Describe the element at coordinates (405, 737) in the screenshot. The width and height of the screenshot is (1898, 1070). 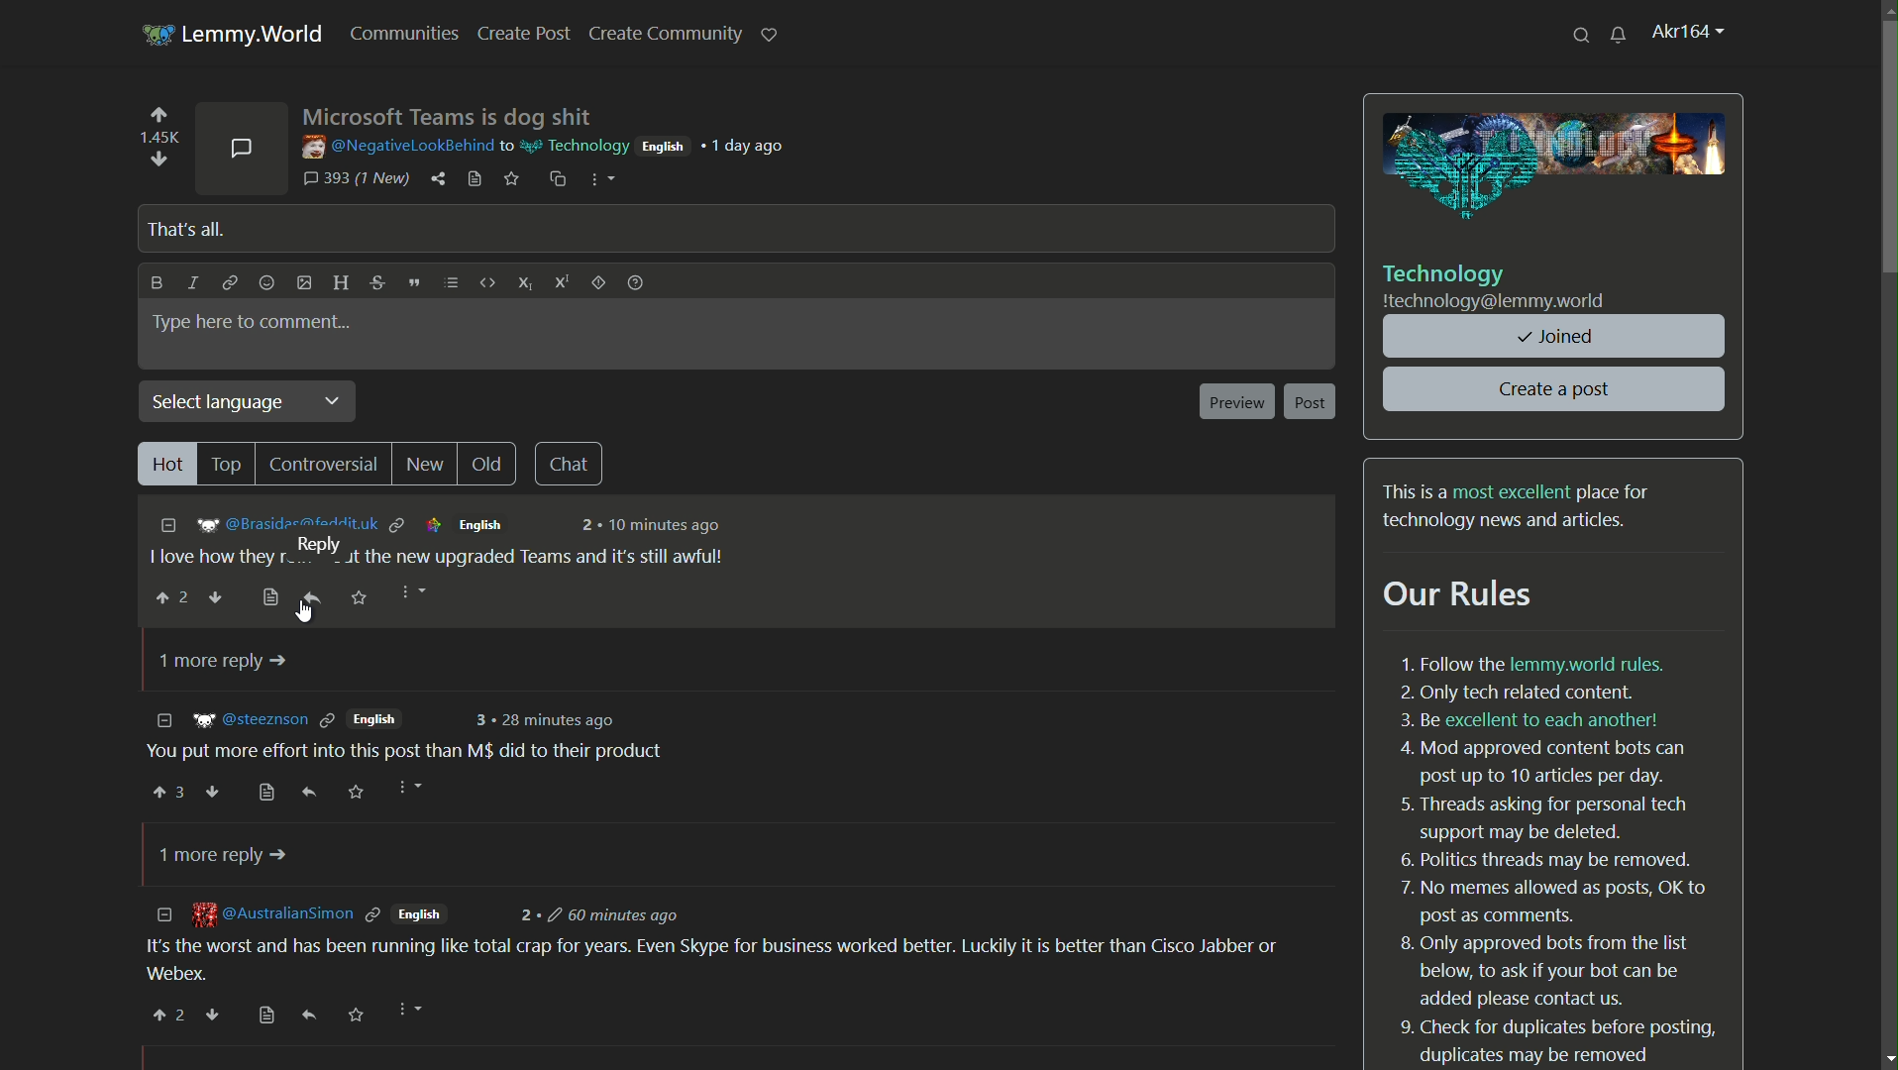
I see `comment-2` at that location.